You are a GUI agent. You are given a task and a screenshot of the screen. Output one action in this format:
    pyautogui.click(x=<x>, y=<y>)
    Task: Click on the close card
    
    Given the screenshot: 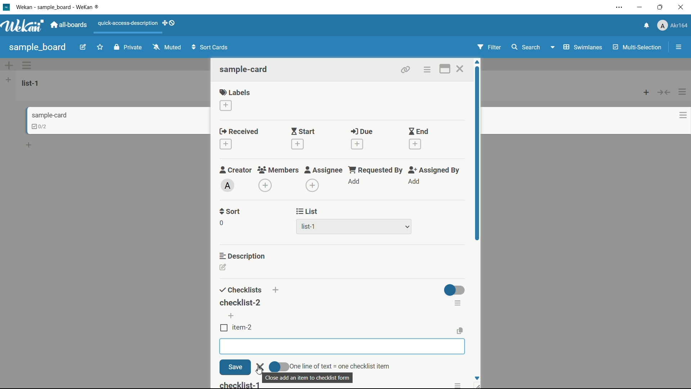 What is the action you would take?
    pyautogui.click(x=460, y=70)
    